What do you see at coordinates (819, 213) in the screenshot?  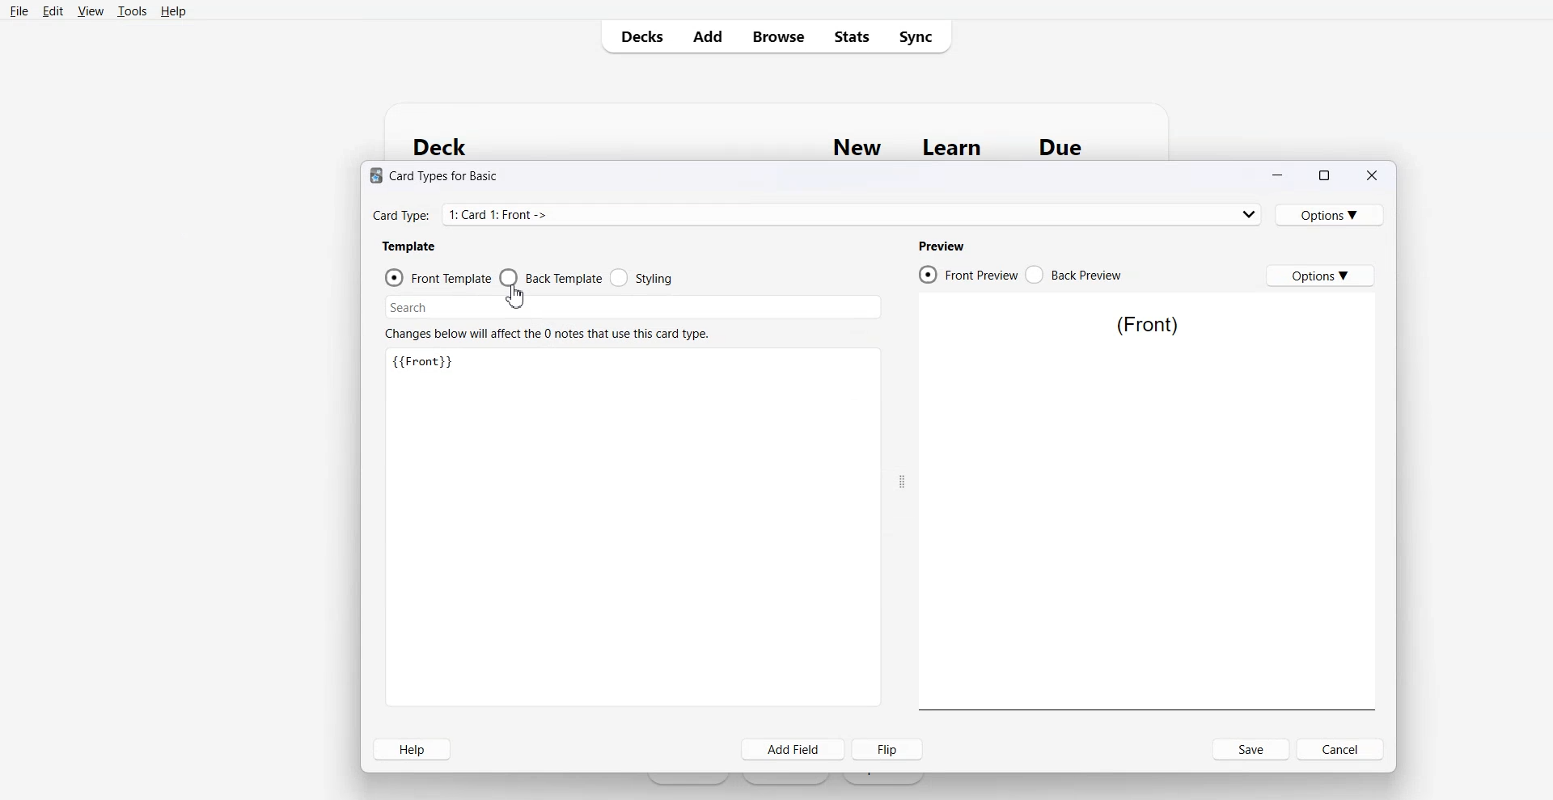 I see `Card type` at bounding box center [819, 213].